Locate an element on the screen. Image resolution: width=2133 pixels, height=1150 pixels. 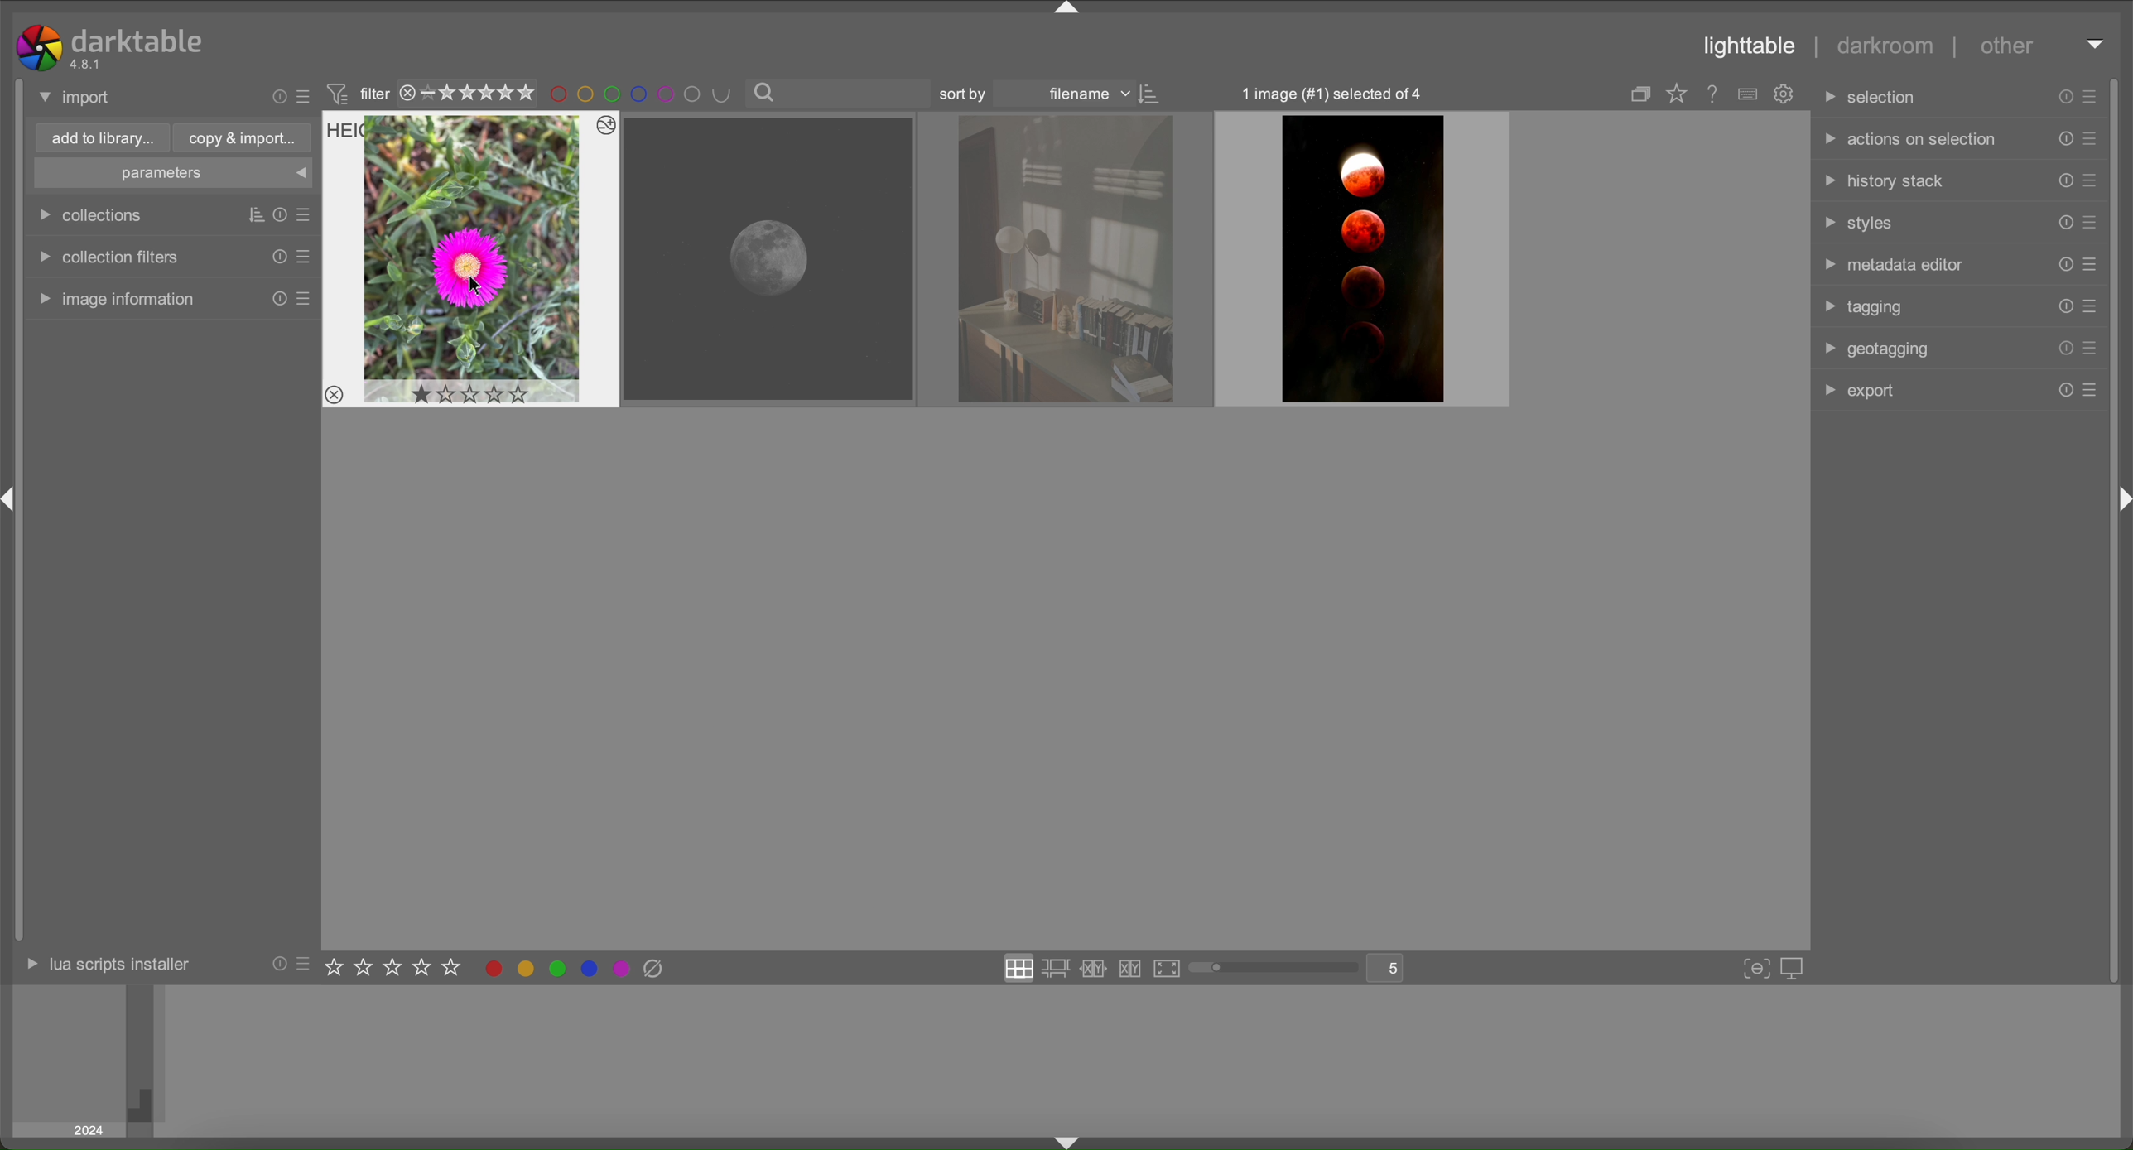
reset presets is located at coordinates (277, 299).